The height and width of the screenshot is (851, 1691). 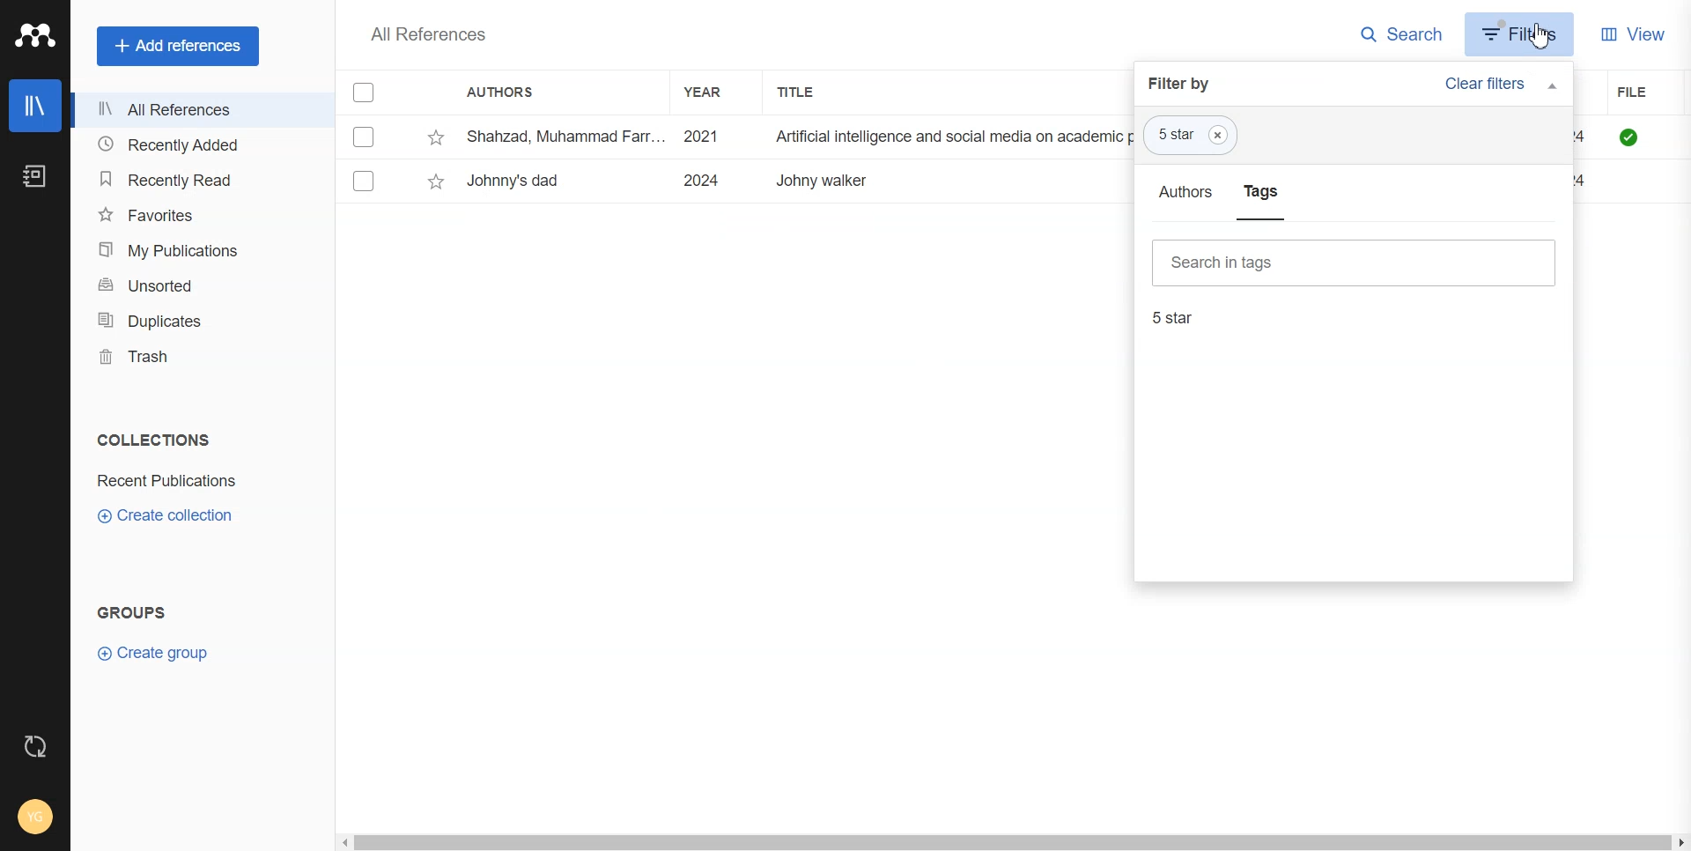 What do you see at coordinates (508, 93) in the screenshot?
I see `Authors` at bounding box center [508, 93].